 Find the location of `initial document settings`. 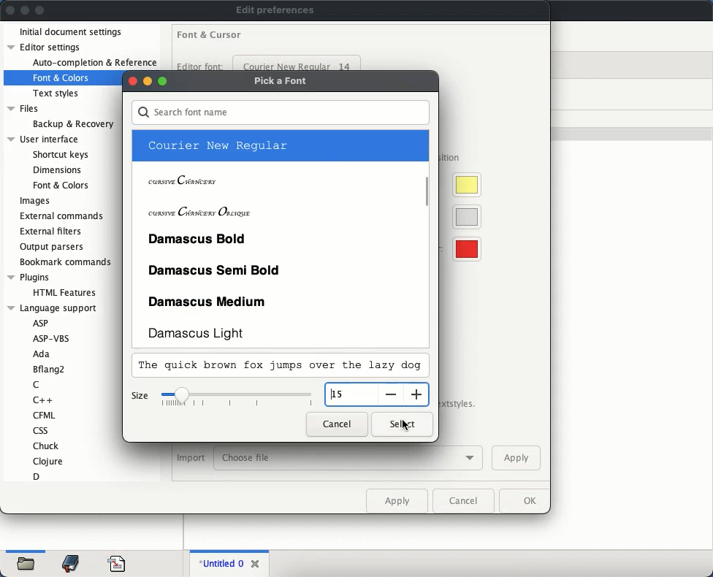

initial document settings is located at coordinates (72, 33).